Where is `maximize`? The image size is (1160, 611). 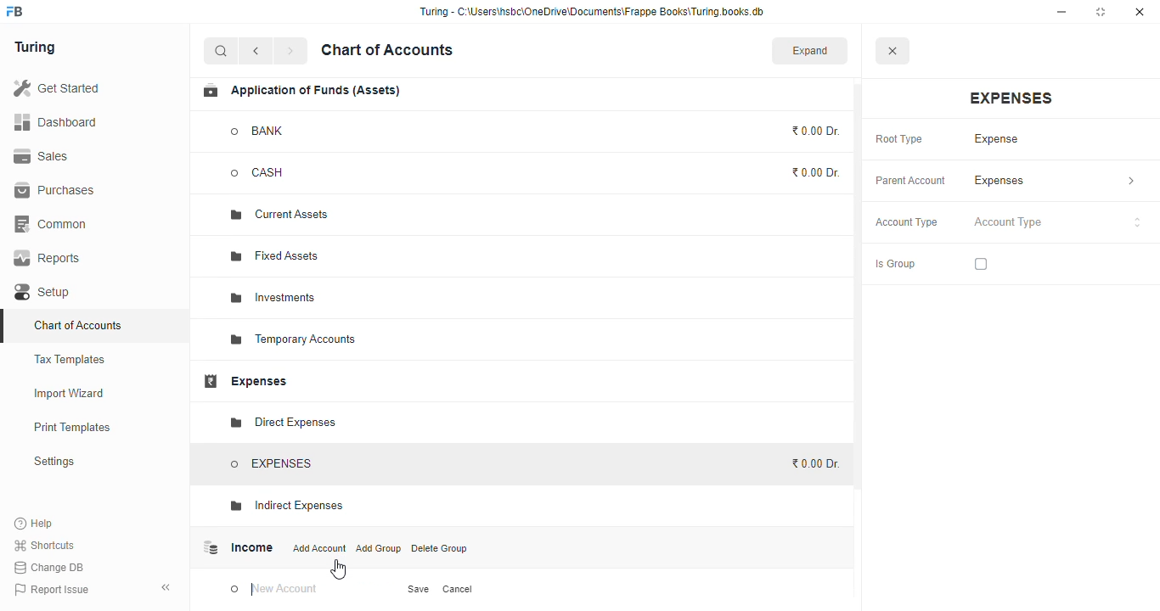 maximize is located at coordinates (1101, 12).